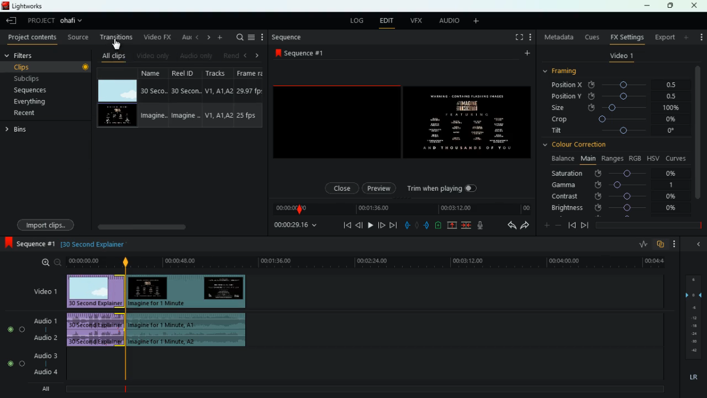  Describe the element at coordinates (359, 225) in the screenshot. I see `back` at that location.